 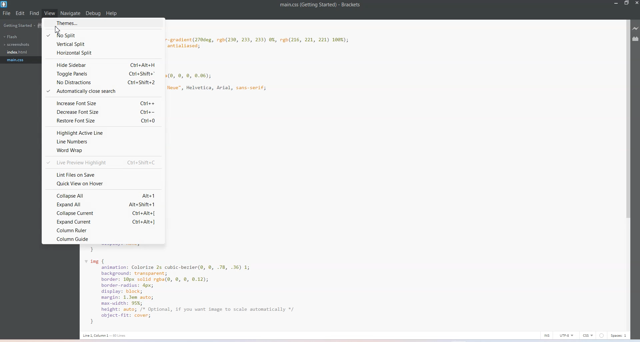 What do you see at coordinates (104, 150) in the screenshot?
I see `Word wrap` at bounding box center [104, 150].